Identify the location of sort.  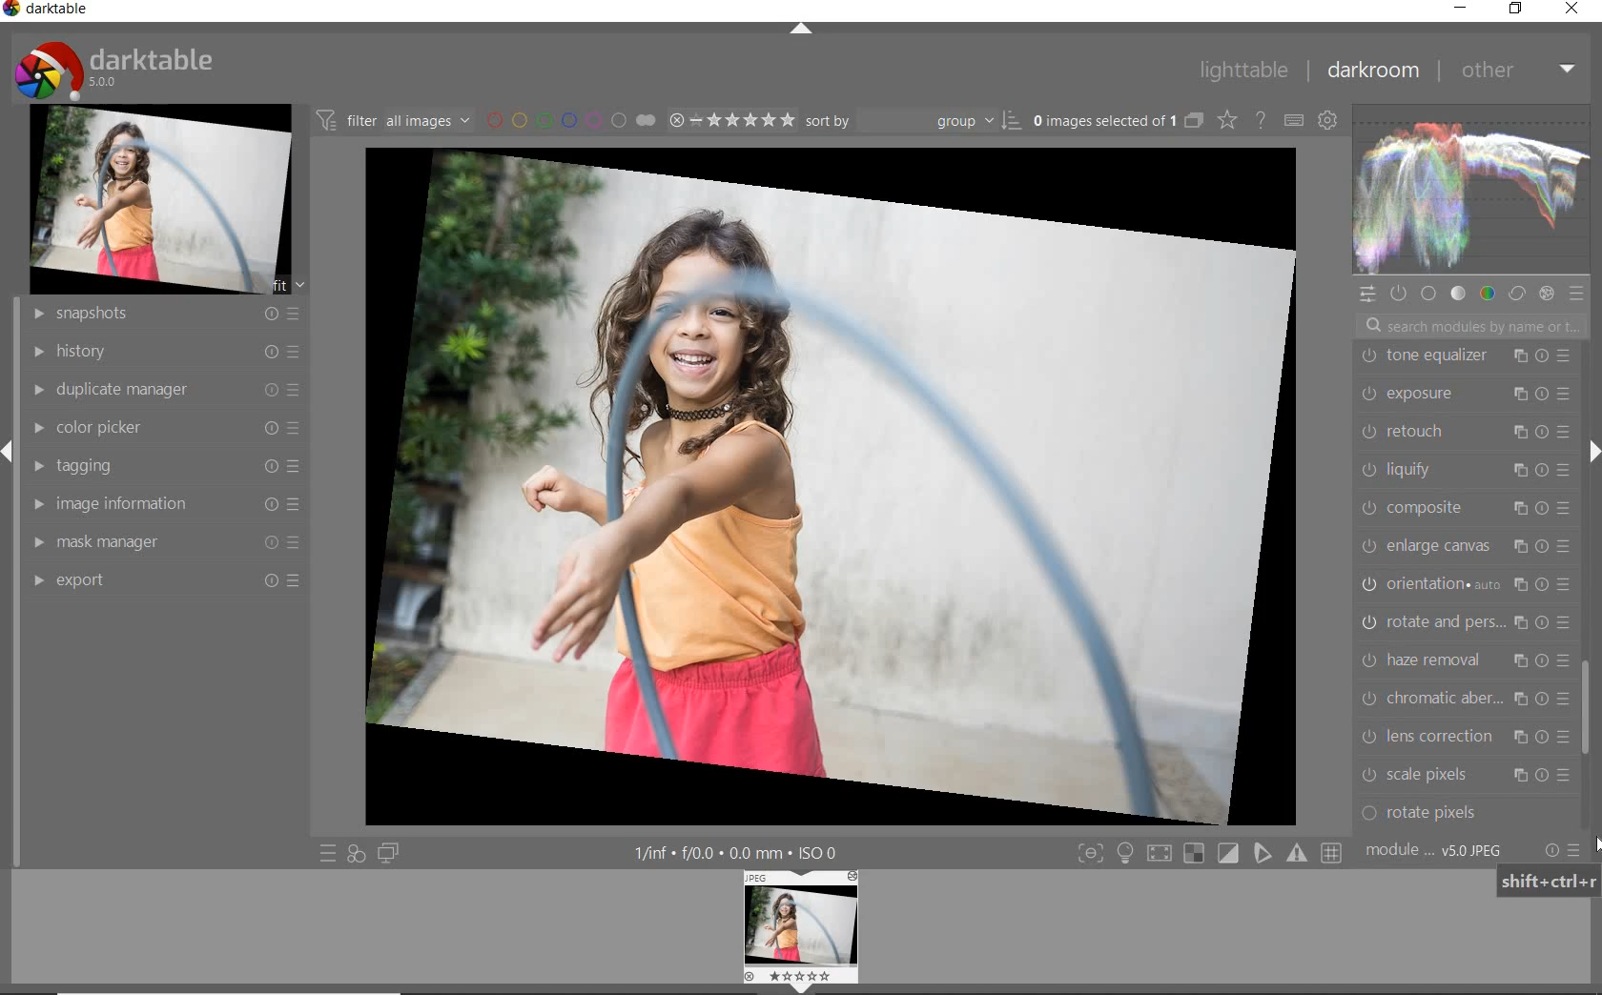
(914, 119).